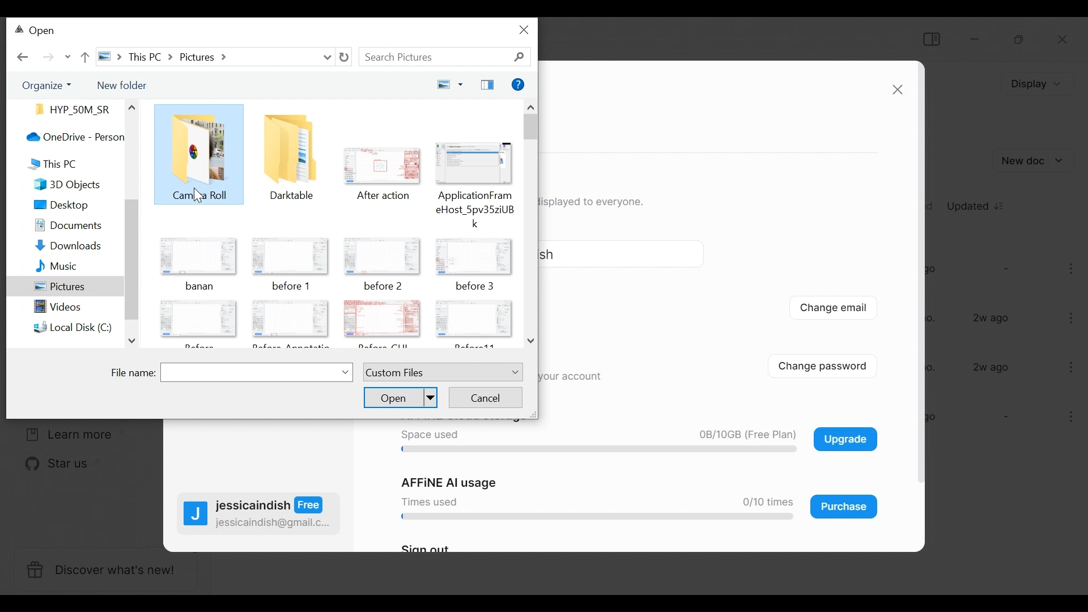  What do you see at coordinates (59, 206) in the screenshot?
I see `Desktop` at bounding box center [59, 206].